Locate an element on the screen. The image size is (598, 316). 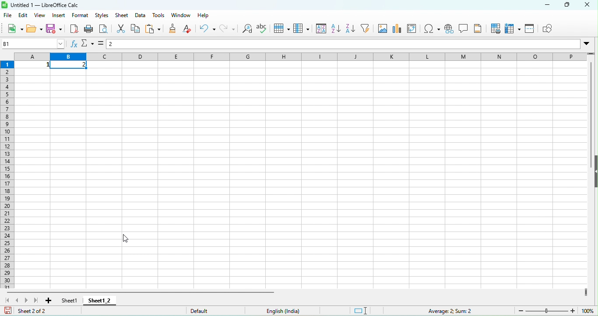
print is located at coordinates (91, 30).